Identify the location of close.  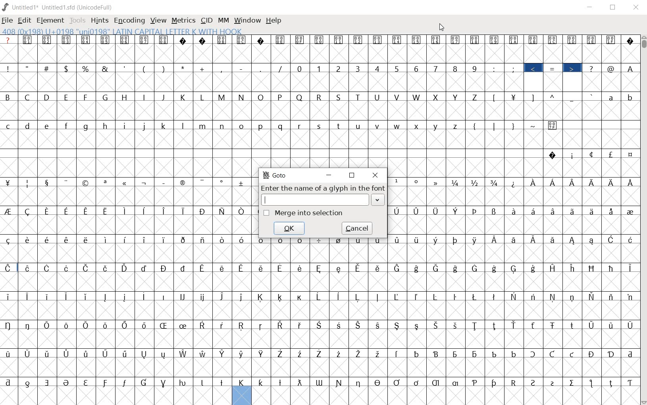
(375, 176).